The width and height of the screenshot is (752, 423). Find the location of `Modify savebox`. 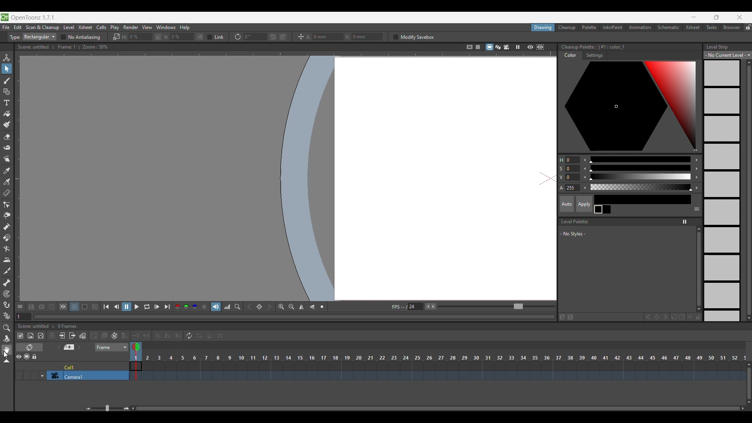

Modify savebox is located at coordinates (414, 37).